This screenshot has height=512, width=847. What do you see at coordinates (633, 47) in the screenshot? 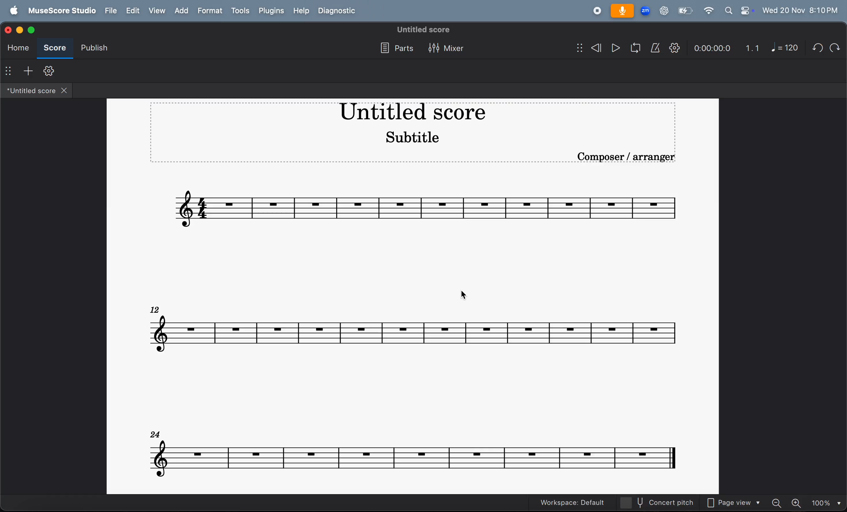
I see `loop play ` at bounding box center [633, 47].